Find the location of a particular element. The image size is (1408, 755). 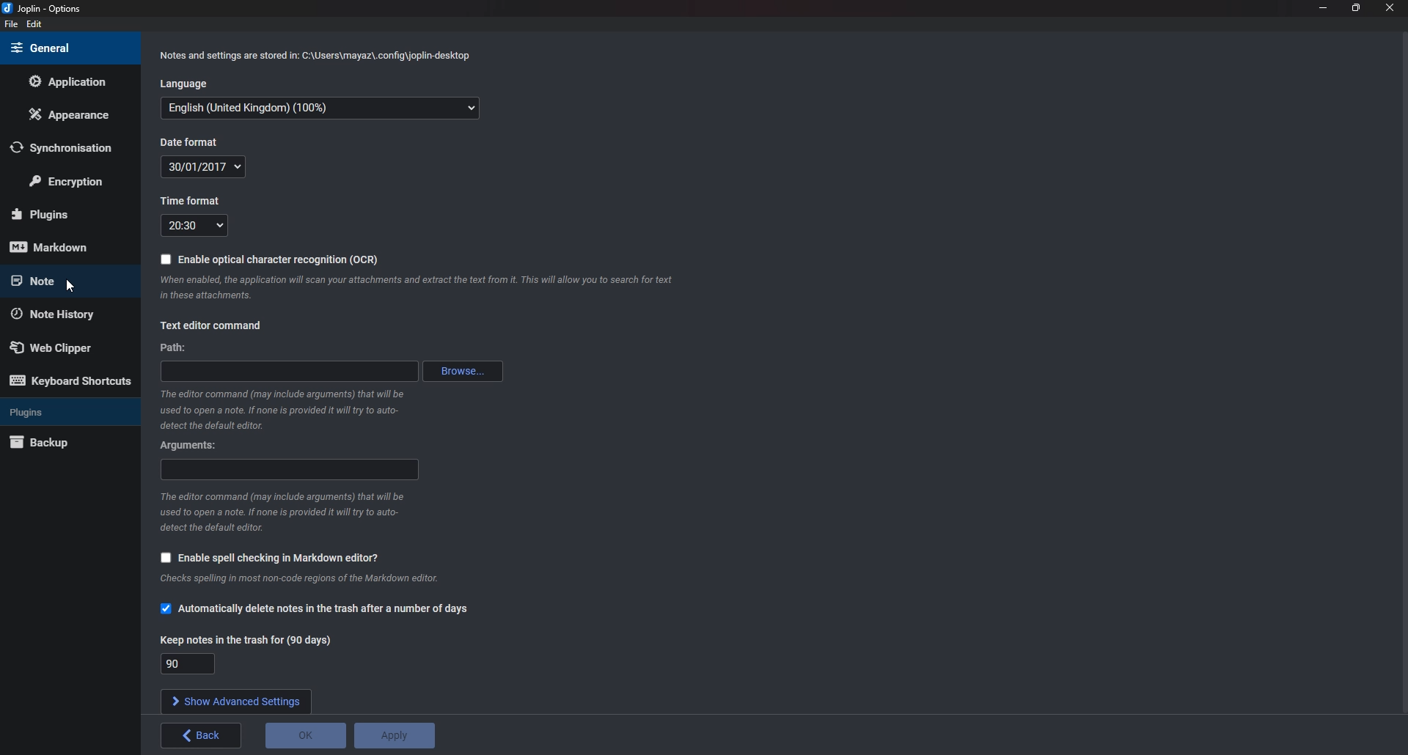

path is located at coordinates (290, 372).